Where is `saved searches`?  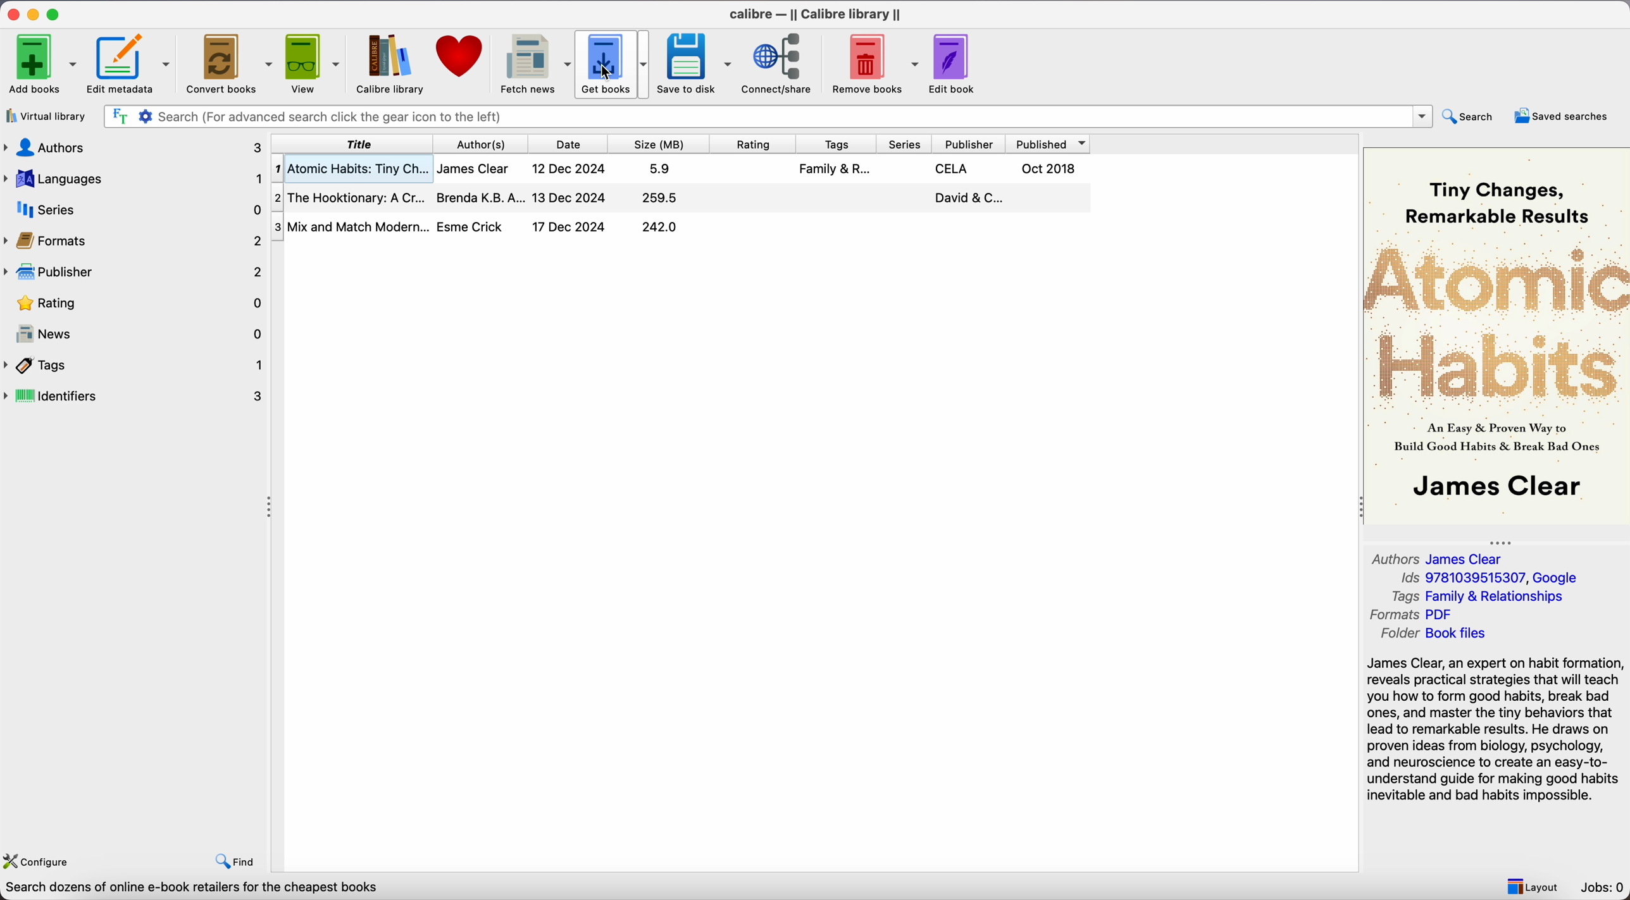 saved searches is located at coordinates (1562, 114).